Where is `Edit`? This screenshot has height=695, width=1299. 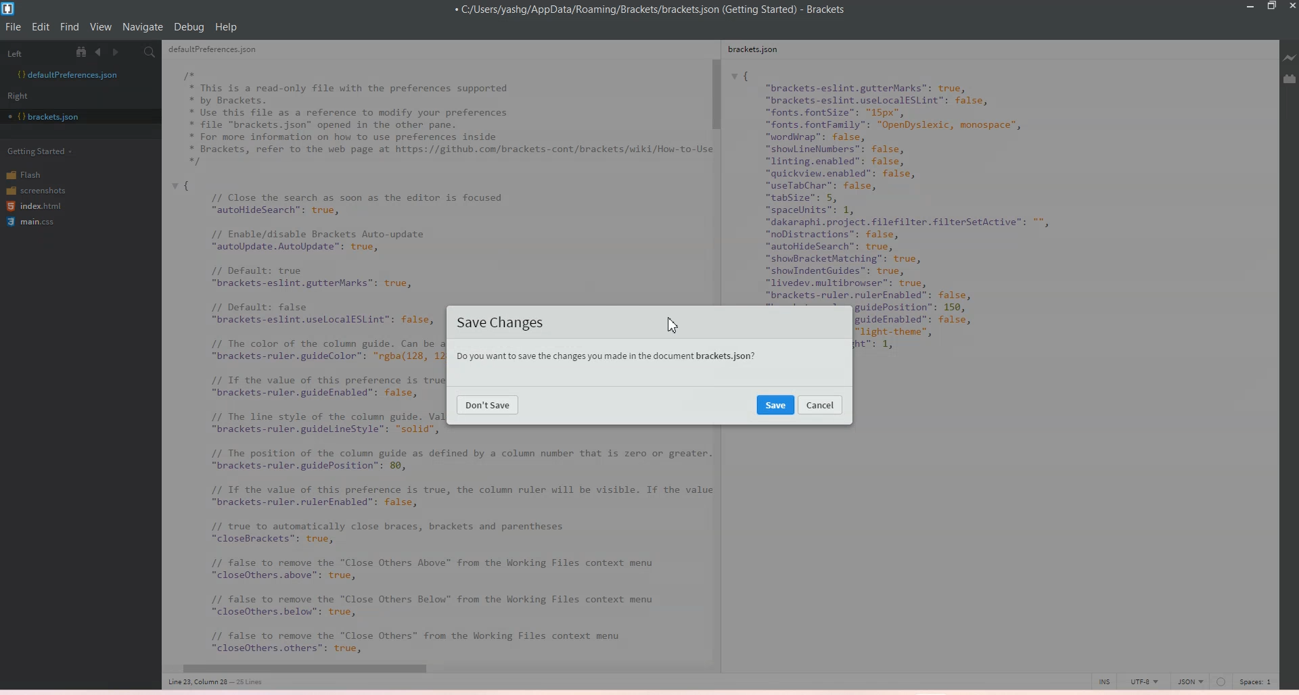 Edit is located at coordinates (42, 27).